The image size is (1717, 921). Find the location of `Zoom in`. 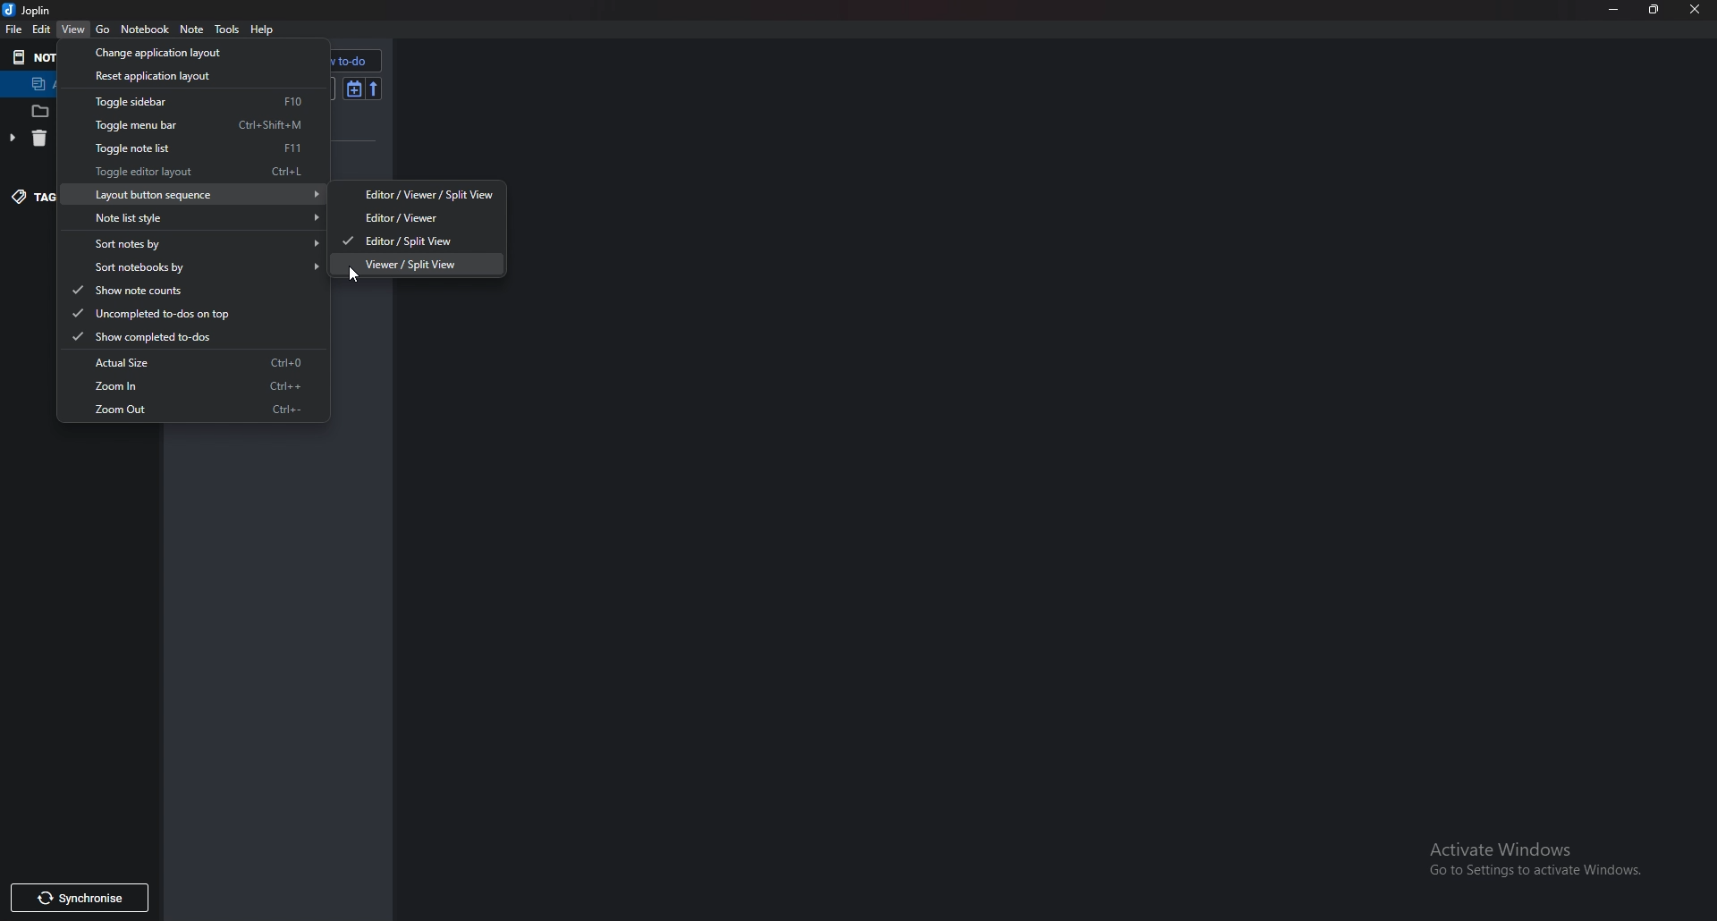

Zoom in is located at coordinates (190, 386).